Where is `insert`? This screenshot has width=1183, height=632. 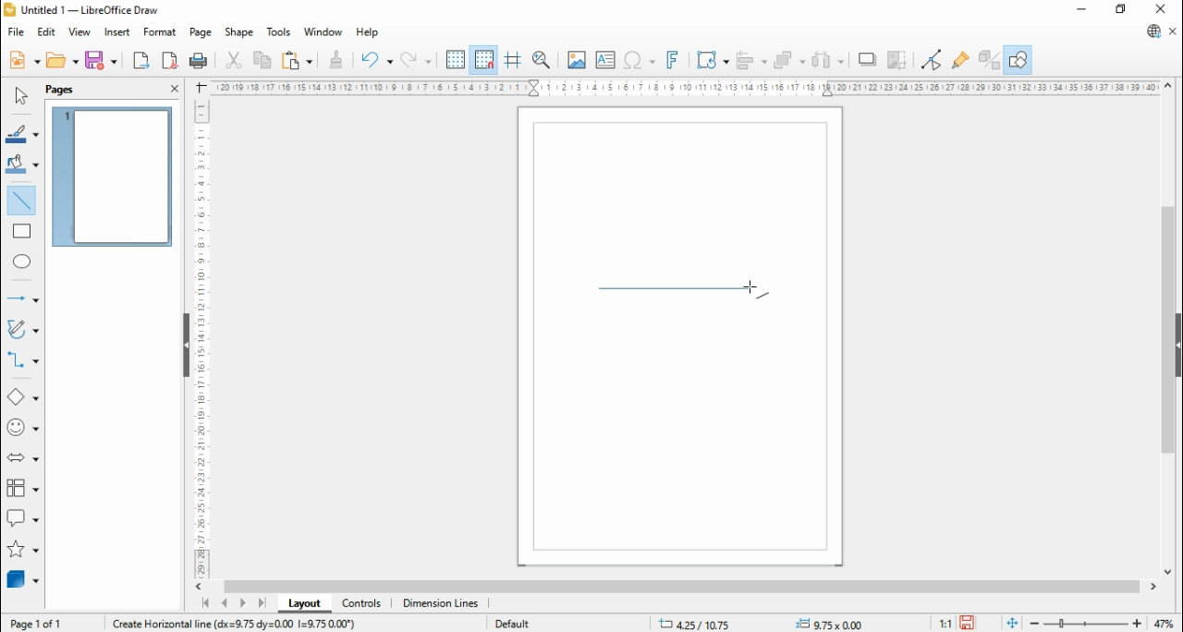
insert is located at coordinates (116, 32).